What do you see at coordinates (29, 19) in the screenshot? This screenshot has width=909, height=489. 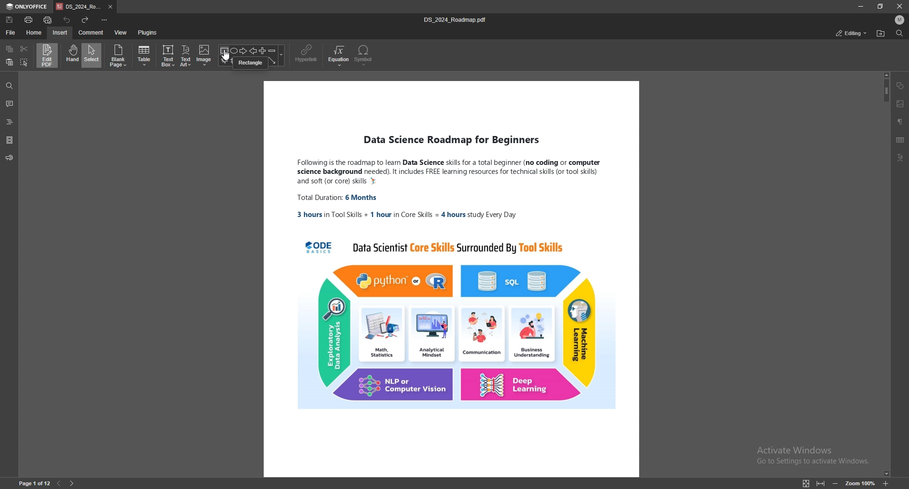 I see `print` at bounding box center [29, 19].